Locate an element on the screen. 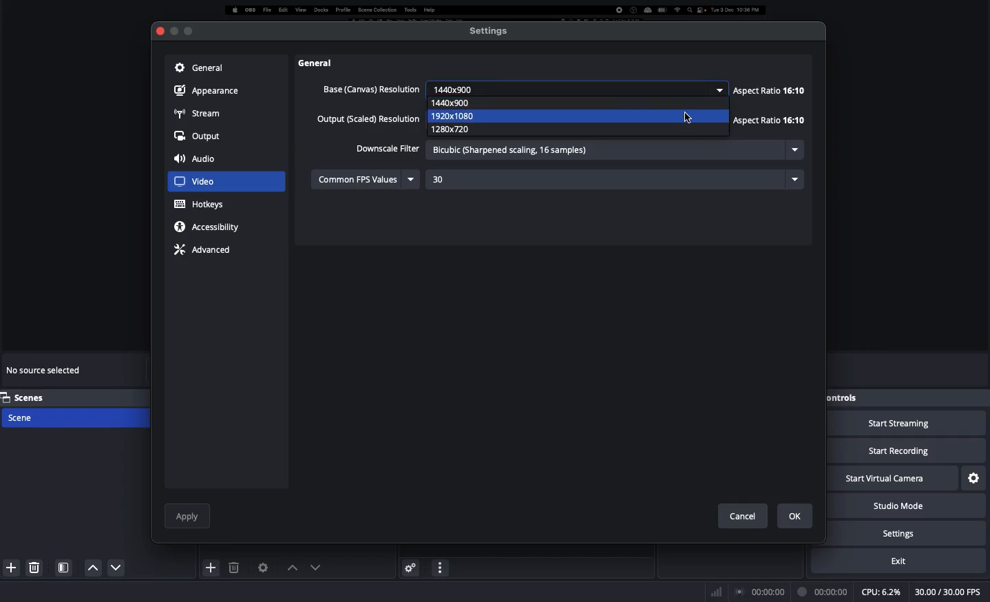 Image resolution: width=990 pixels, height=602 pixels. Cursor is located at coordinates (688, 118).